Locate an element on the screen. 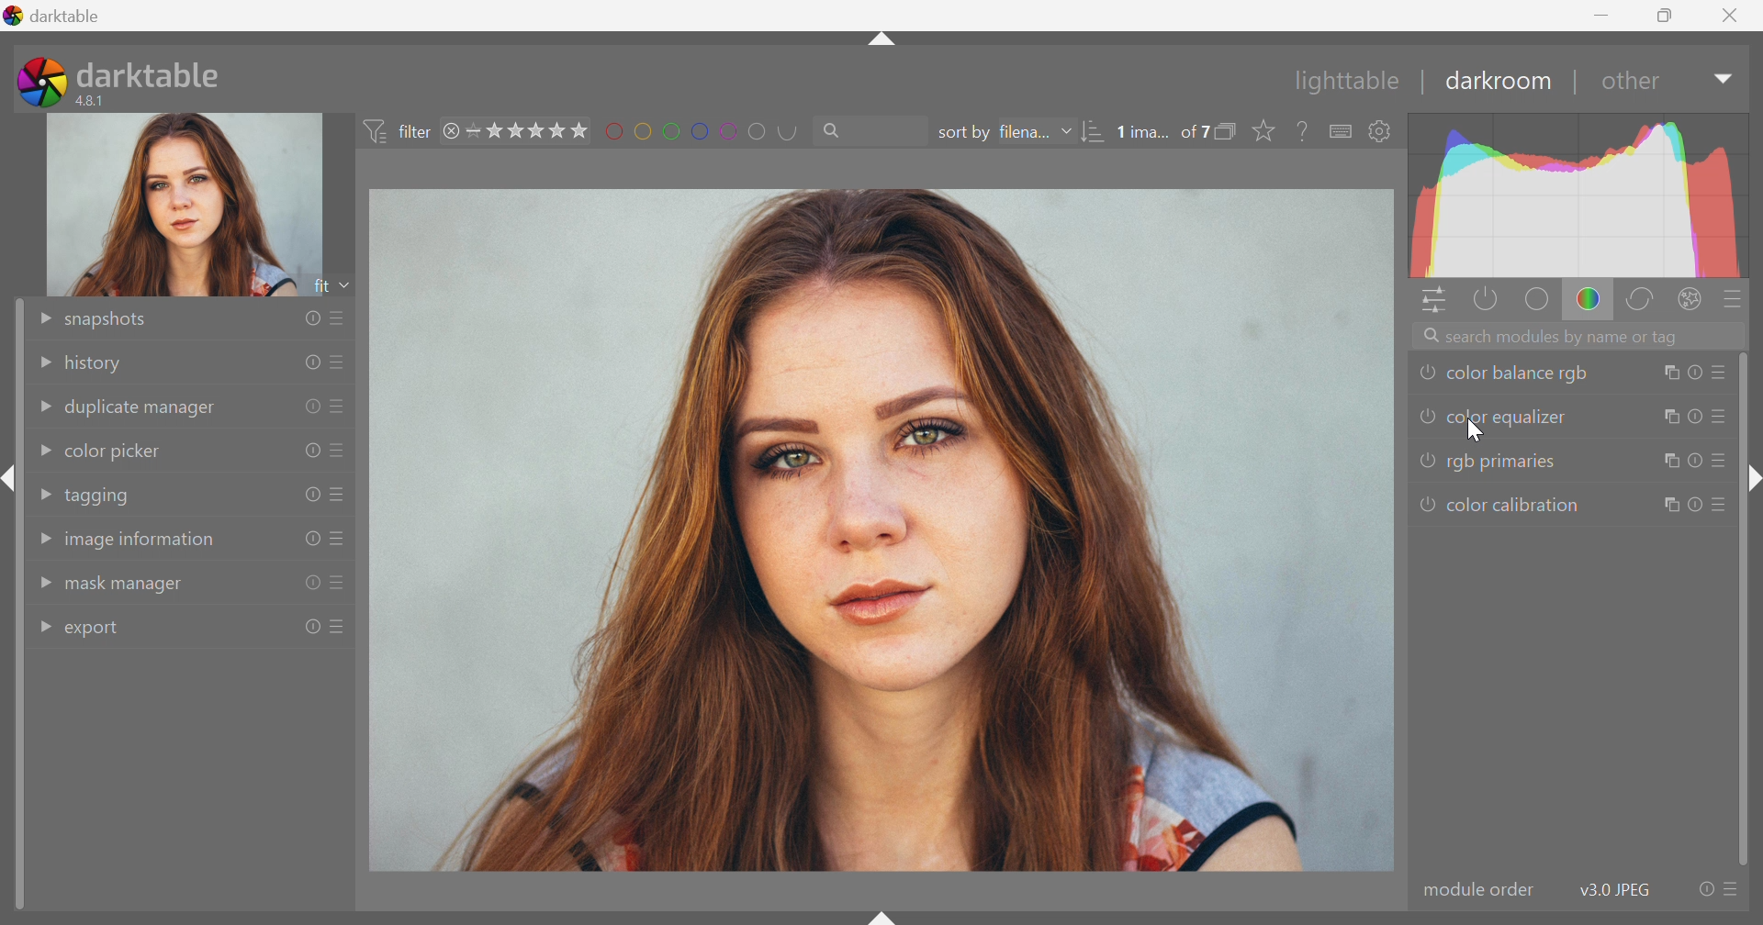 This screenshot has width=1763, height=925. darktable icon is located at coordinates (38, 82).